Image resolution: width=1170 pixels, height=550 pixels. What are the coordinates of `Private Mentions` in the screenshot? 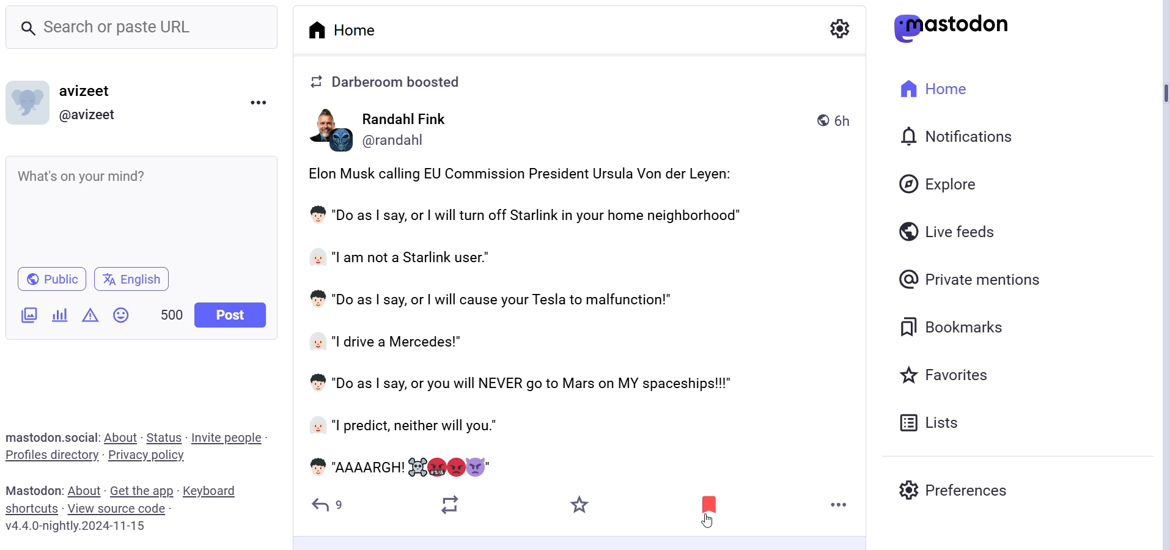 It's located at (969, 279).